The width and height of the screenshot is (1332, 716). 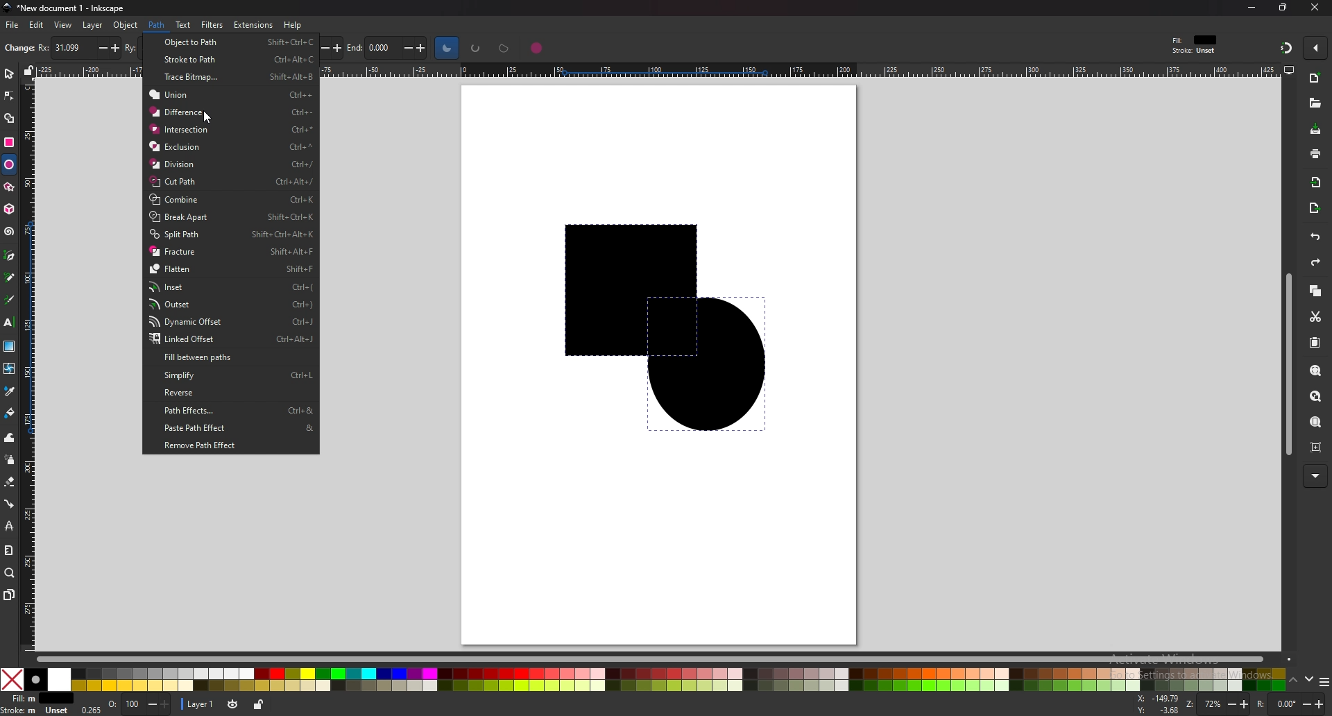 I want to click on save, so click(x=1315, y=129).